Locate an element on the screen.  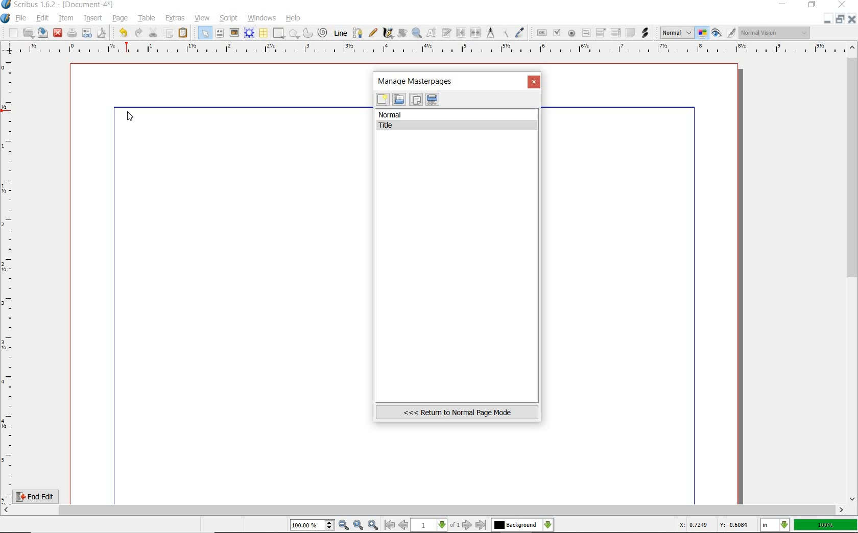
pdf combo box is located at coordinates (601, 32).